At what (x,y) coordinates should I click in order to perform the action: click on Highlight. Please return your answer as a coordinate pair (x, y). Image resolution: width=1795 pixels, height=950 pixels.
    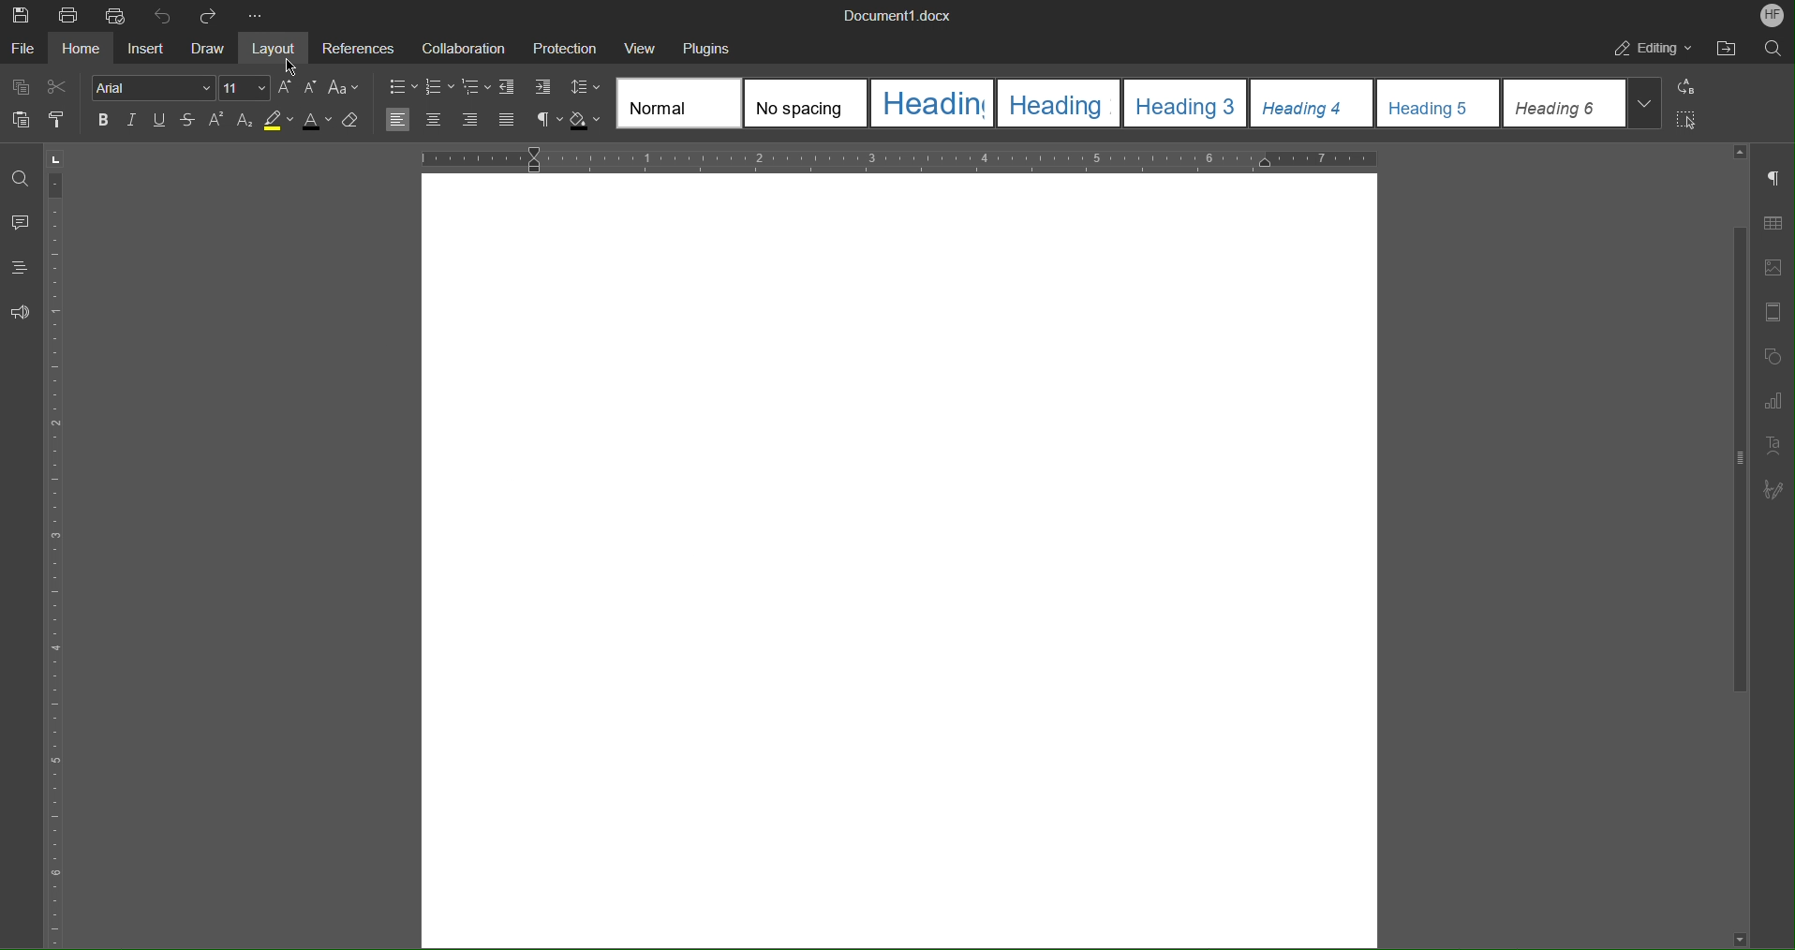
    Looking at the image, I should click on (277, 121).